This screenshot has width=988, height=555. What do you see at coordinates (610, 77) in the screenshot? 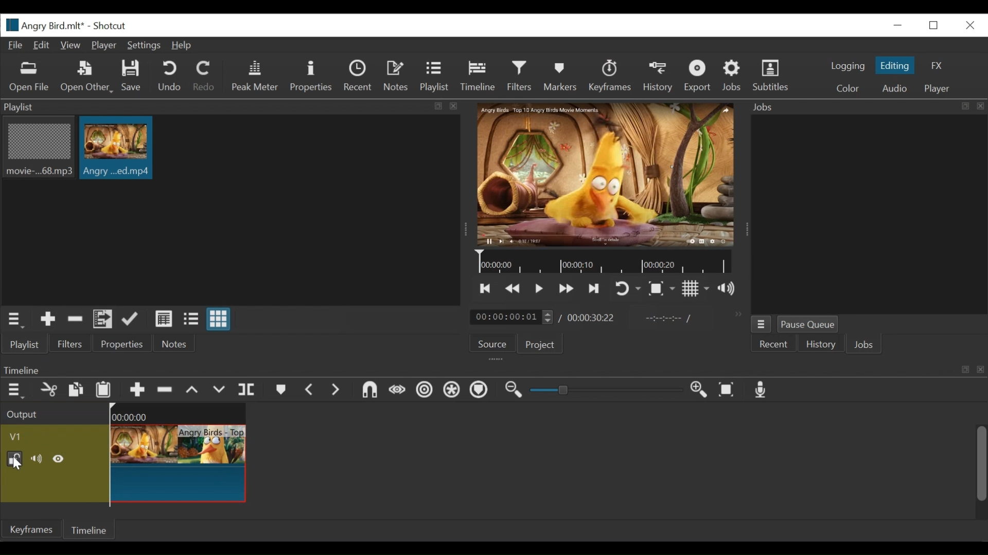
I see `Keyframes` at bounding box center [610, 77].